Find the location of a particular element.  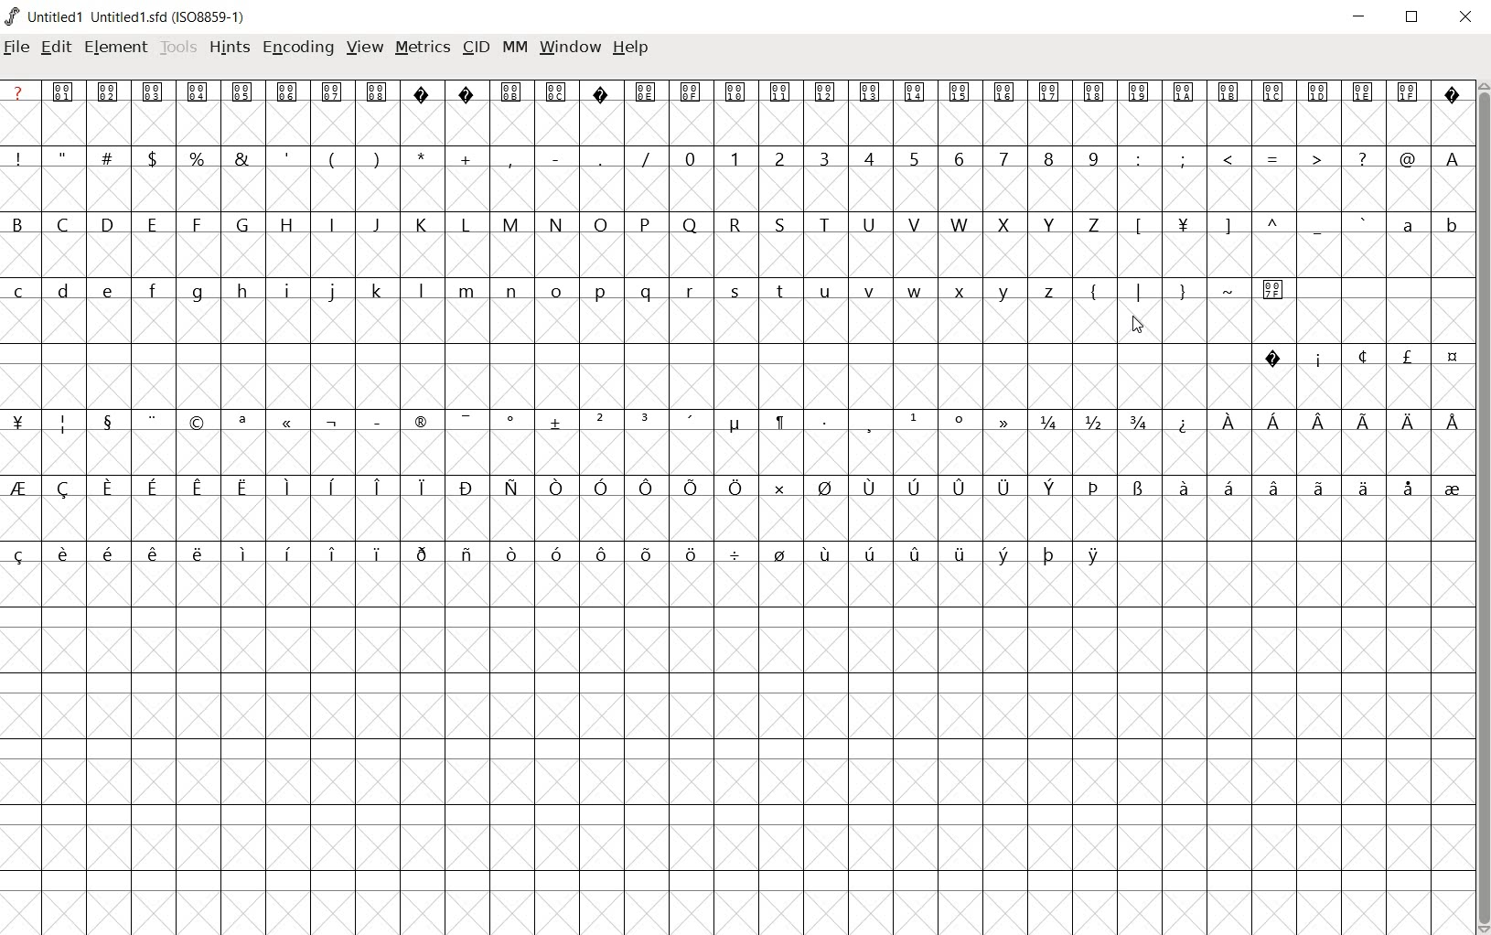

letters and symbols is located at coordinates (651, 291).